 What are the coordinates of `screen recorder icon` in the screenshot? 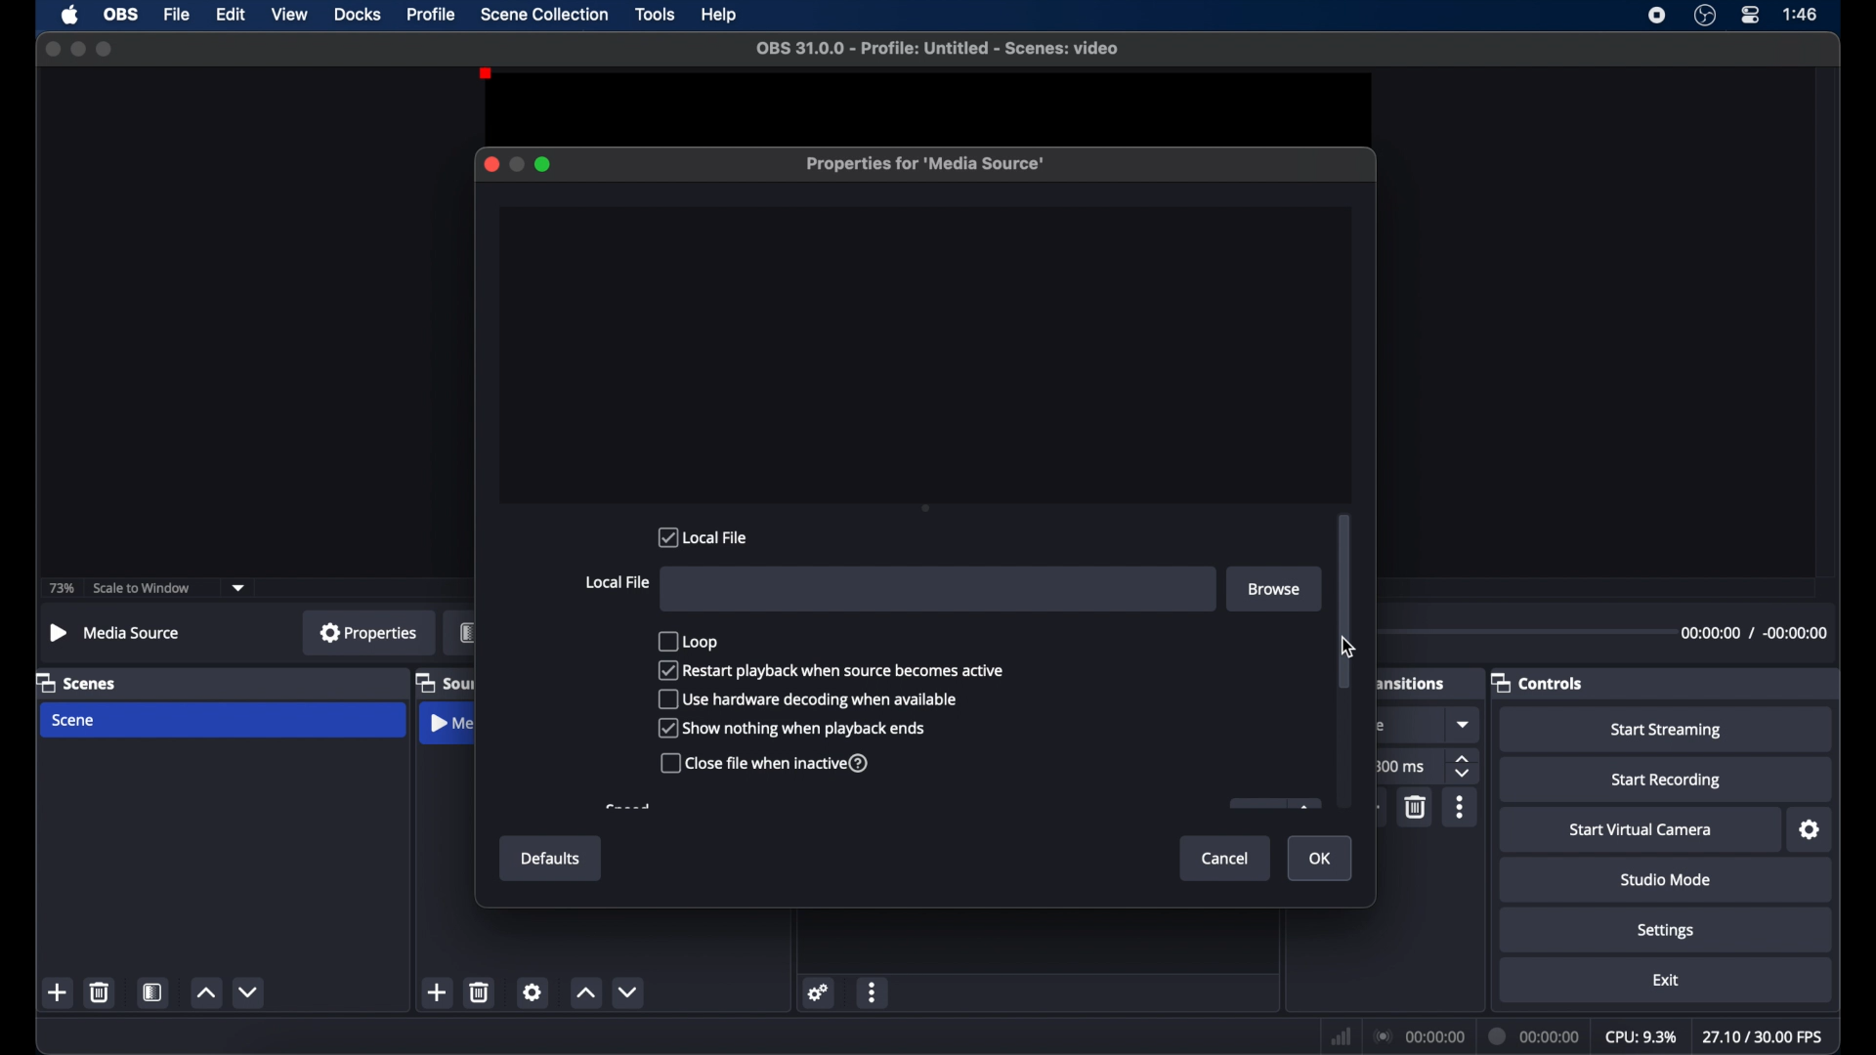 It's located at (1657, 16).